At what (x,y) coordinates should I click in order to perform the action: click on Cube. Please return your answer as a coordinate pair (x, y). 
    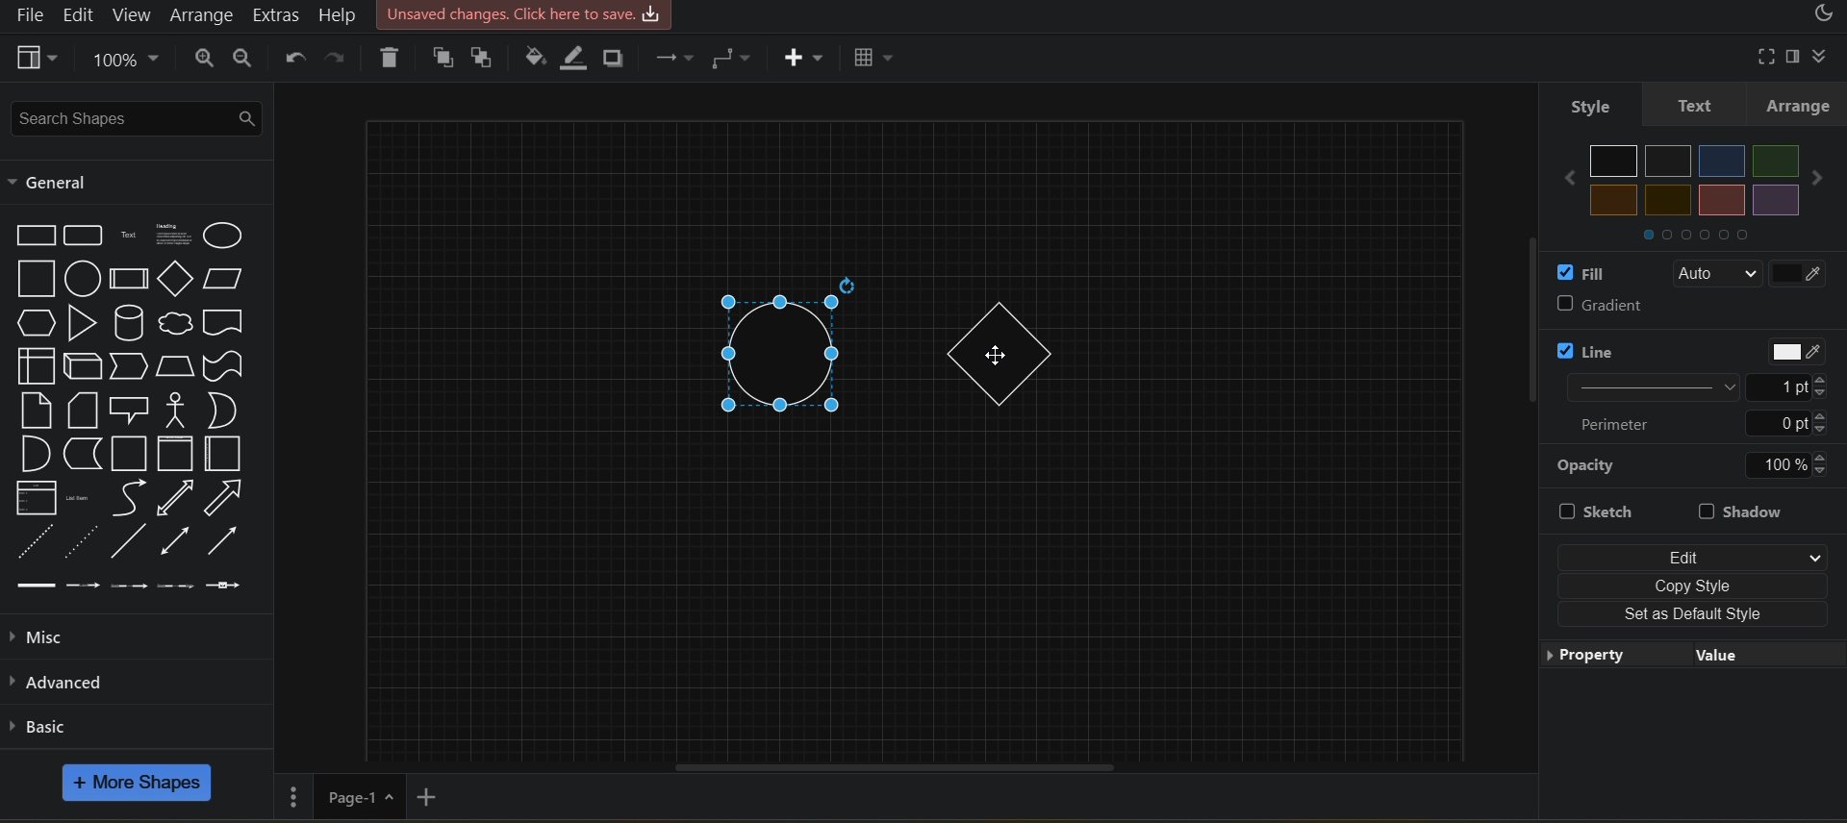
    Looking at the image, I should click on (83, 366).